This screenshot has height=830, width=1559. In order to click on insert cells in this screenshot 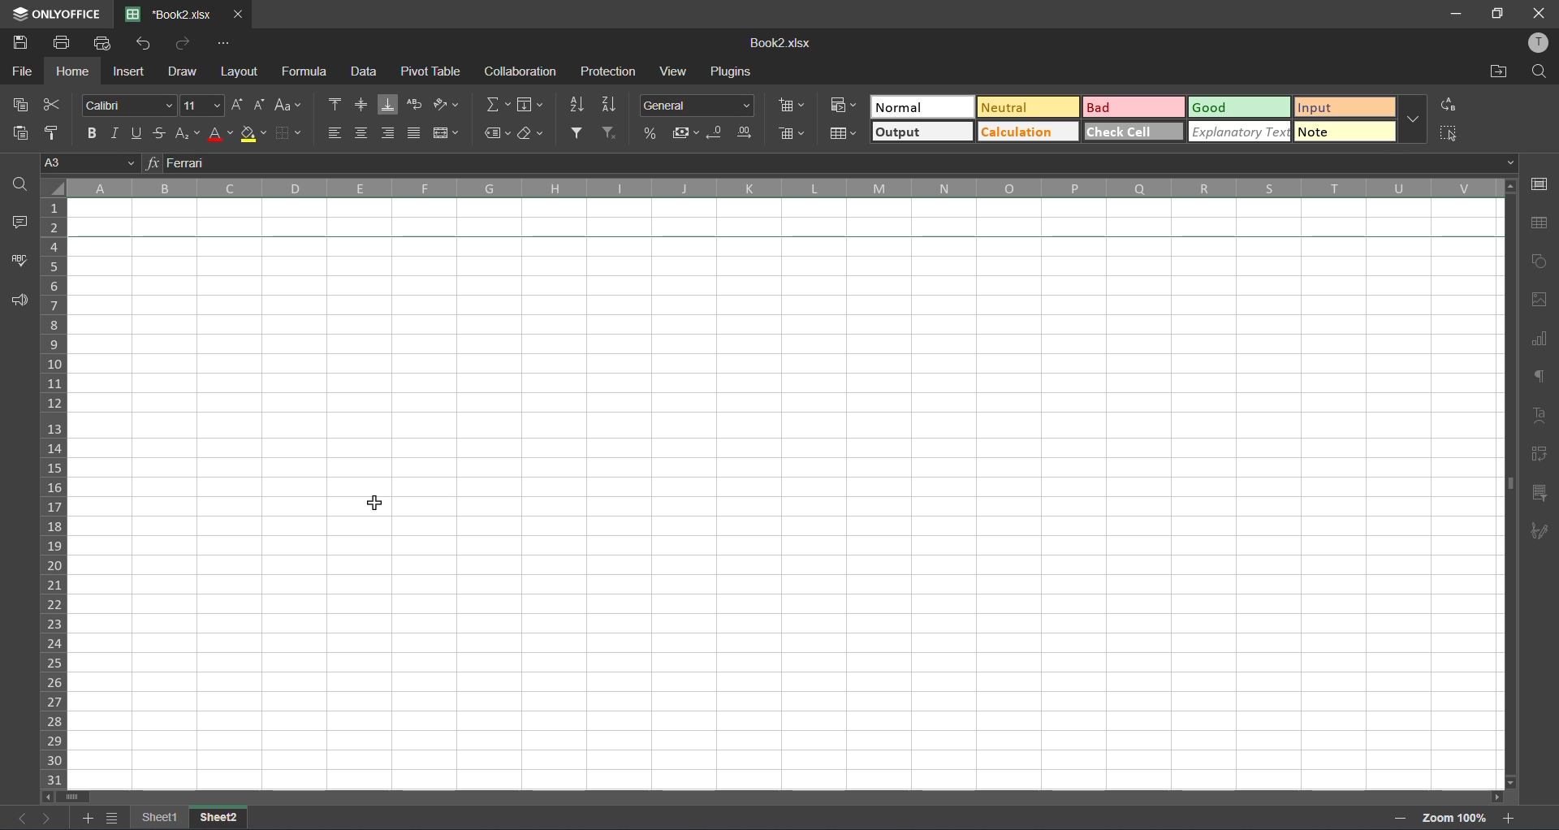, I will do `click(792, 102)`.